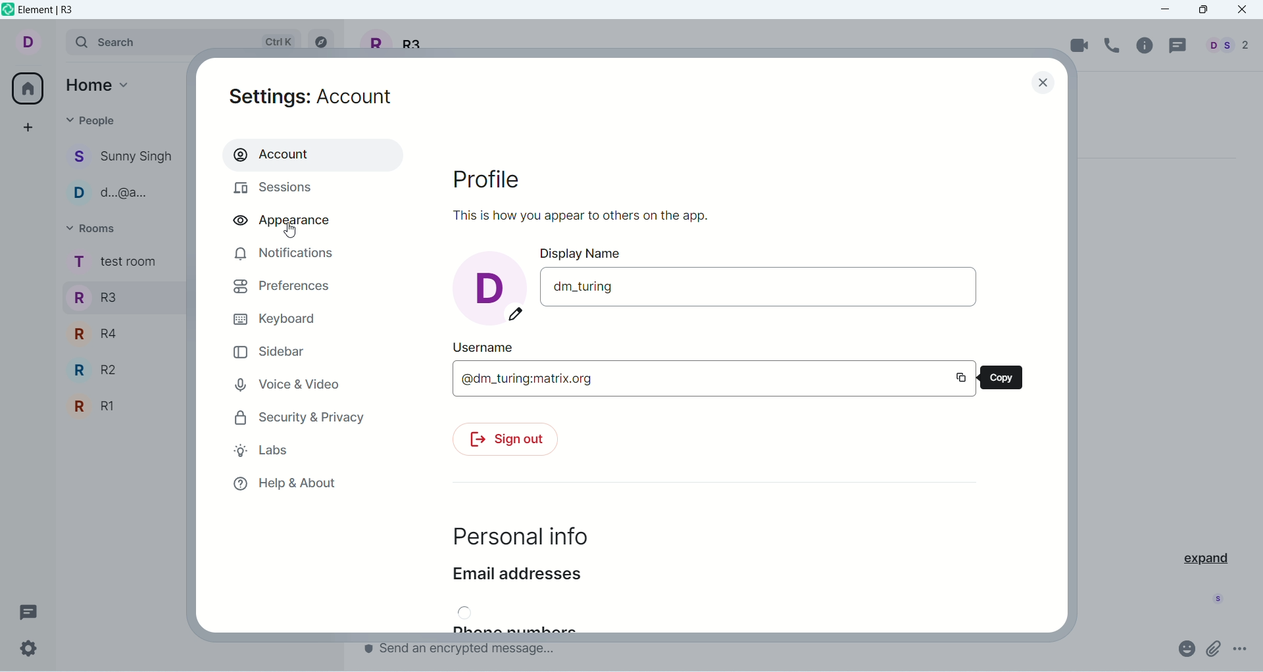  What do you see at coordinates (1239, 647) in the screenshot?
I see `options` at bounding box center [1239, 647].